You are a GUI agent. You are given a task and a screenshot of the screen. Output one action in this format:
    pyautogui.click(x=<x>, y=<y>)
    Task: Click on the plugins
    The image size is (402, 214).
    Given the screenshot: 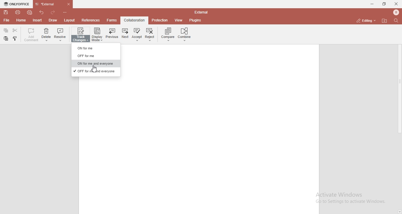 What is the action you would take?
    pyautogui.click(x=195, y=21)
    